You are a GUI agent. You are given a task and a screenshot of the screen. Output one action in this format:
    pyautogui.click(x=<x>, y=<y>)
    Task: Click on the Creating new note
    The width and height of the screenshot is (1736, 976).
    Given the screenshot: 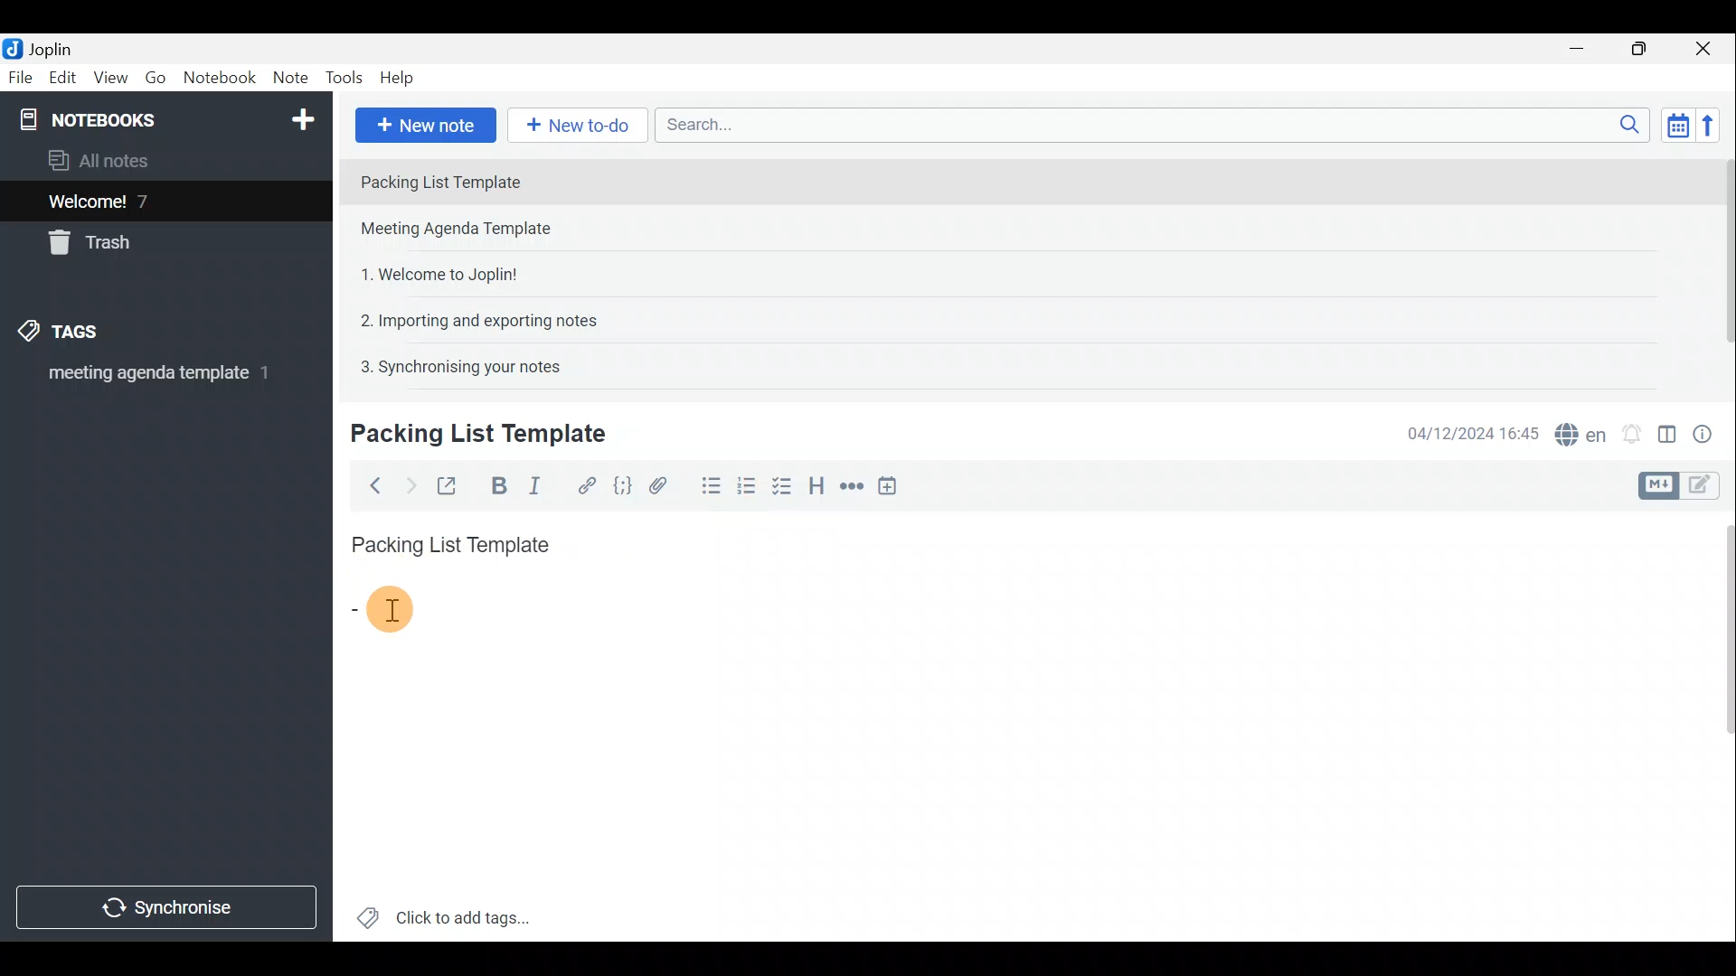 What is the action you would take?
    pyautogui.click(x=467, y=435)
    